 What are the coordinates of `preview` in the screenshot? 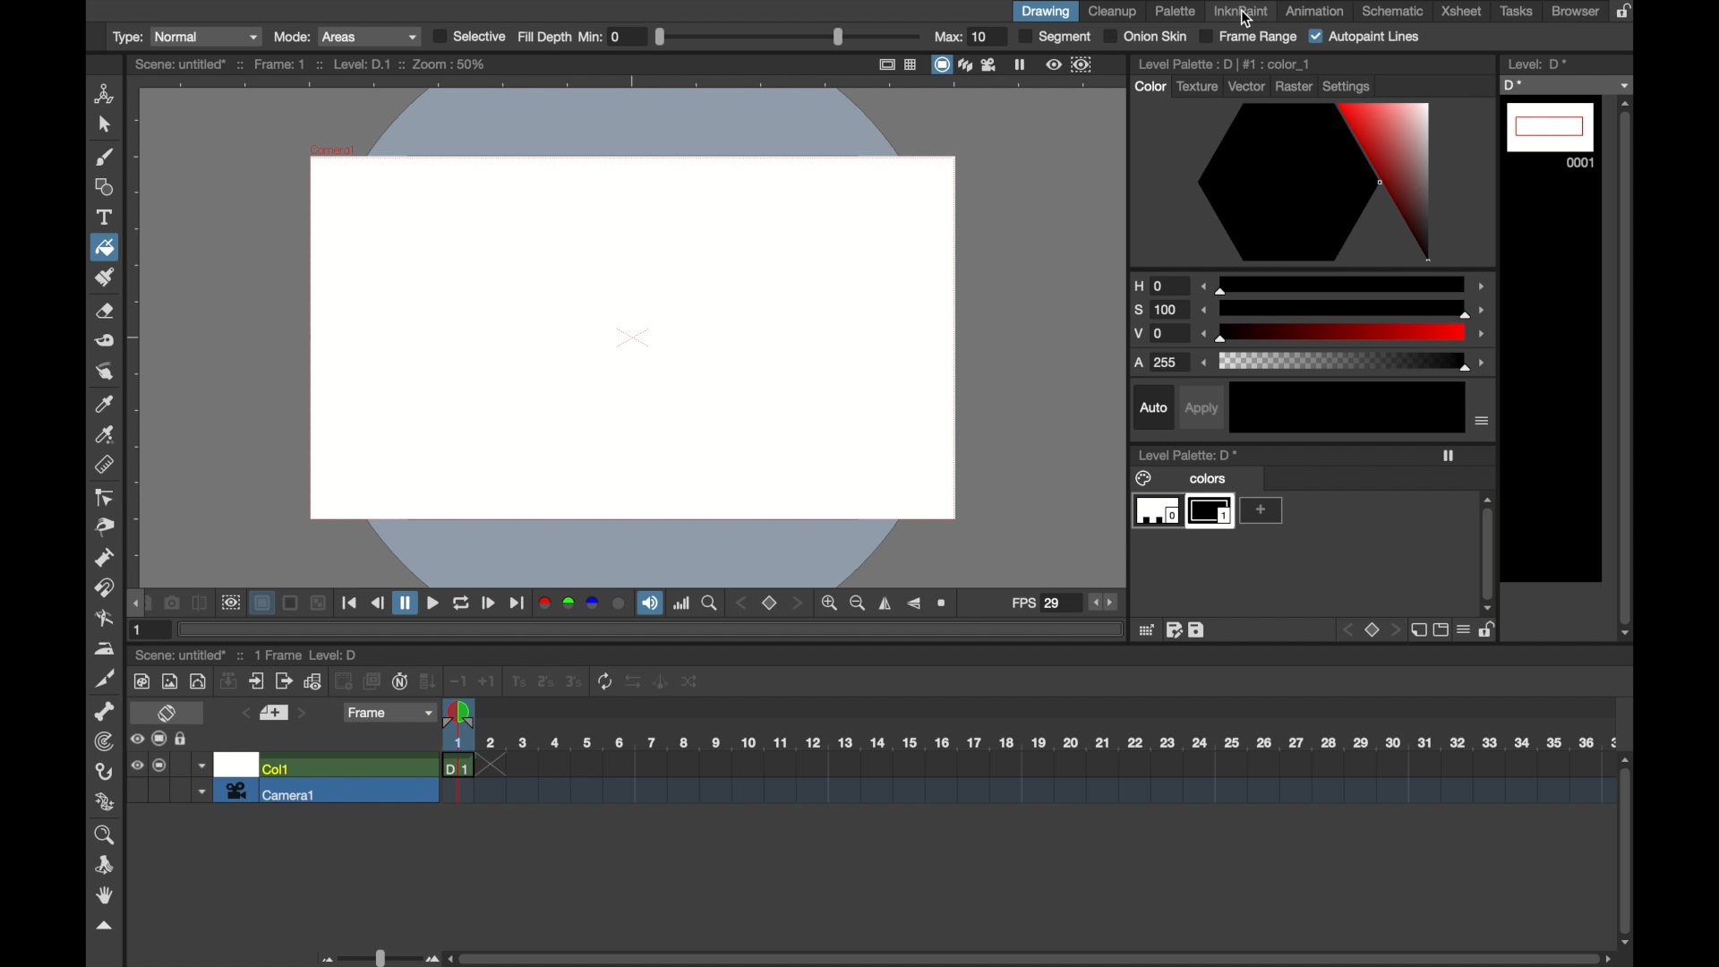 It's located at (229, 603).